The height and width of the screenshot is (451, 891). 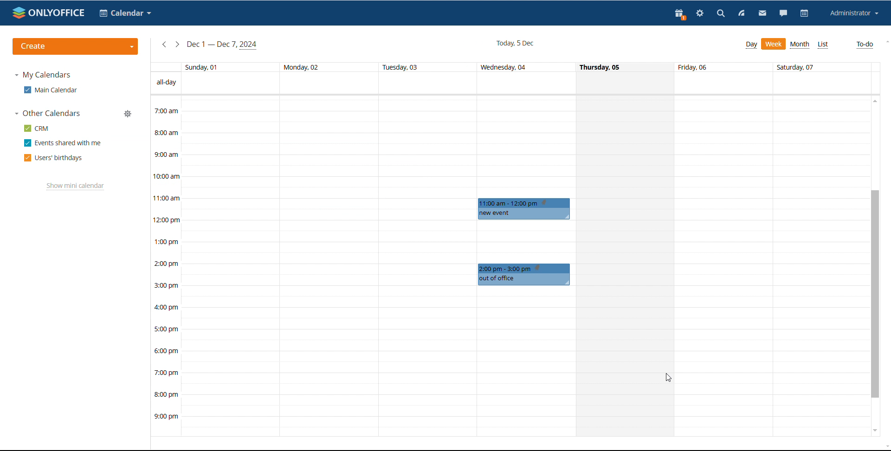 What do you see at coordinates (762, 14) in the screenshot?
I see `mail` at bounding box center [762, 14].